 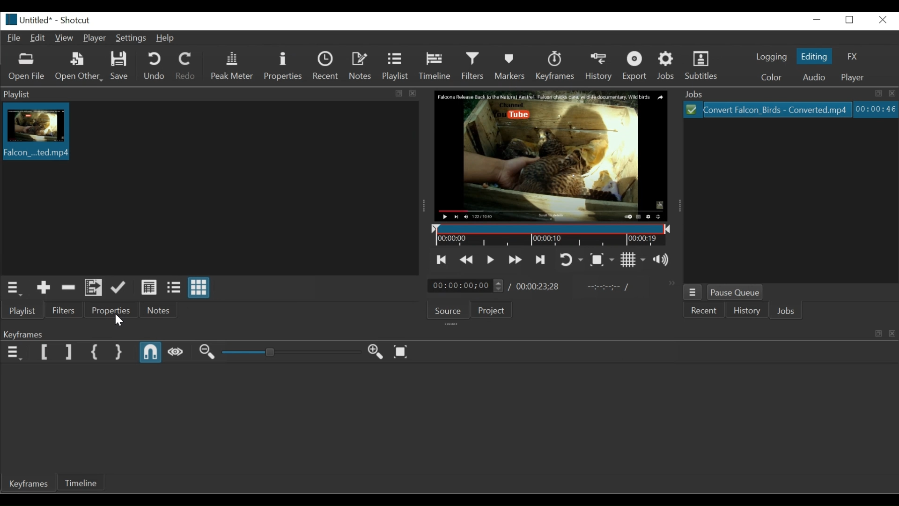 What do you see at coordinates (442, 260) in the screenshot?
I see `Skip to the previous point` at bounding box center [442, 260].